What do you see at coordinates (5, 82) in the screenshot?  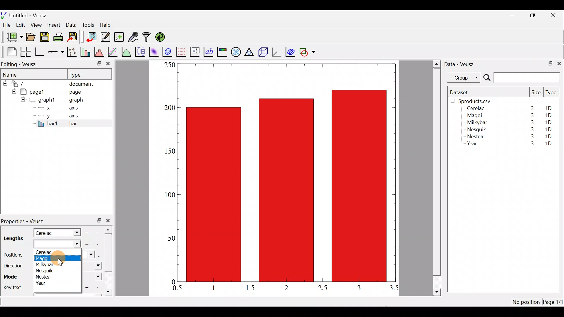 I see `hide` at bounding box center [5, 82].